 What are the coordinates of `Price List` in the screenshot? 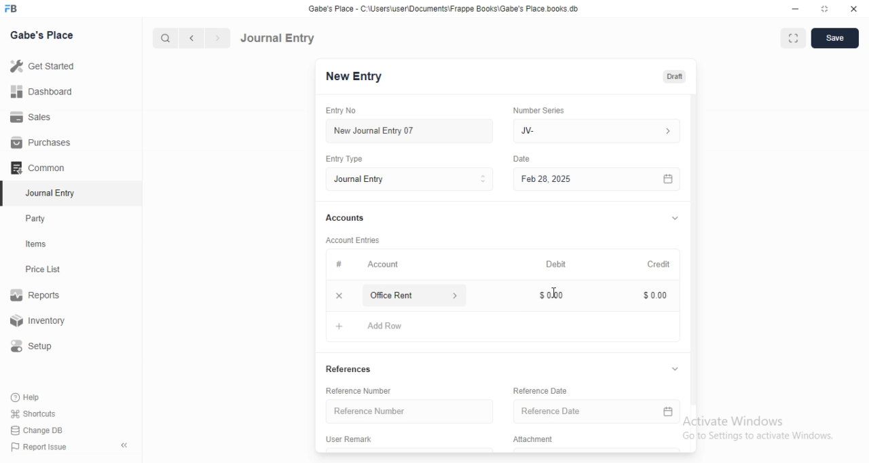 It's located at (42, 270).